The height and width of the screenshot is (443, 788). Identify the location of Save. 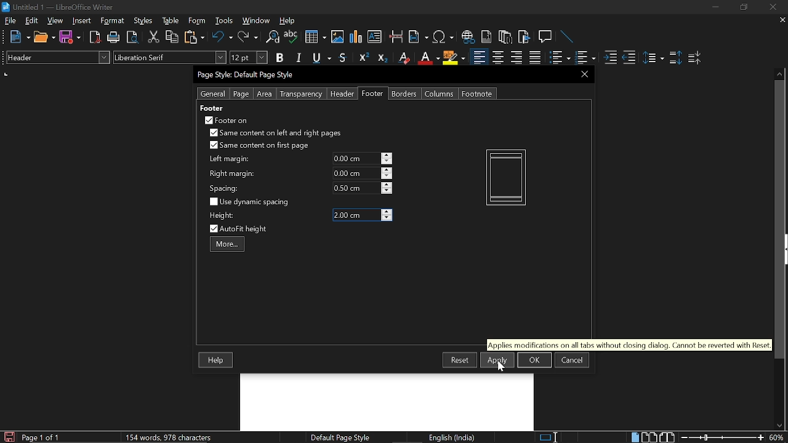
(70, 38).